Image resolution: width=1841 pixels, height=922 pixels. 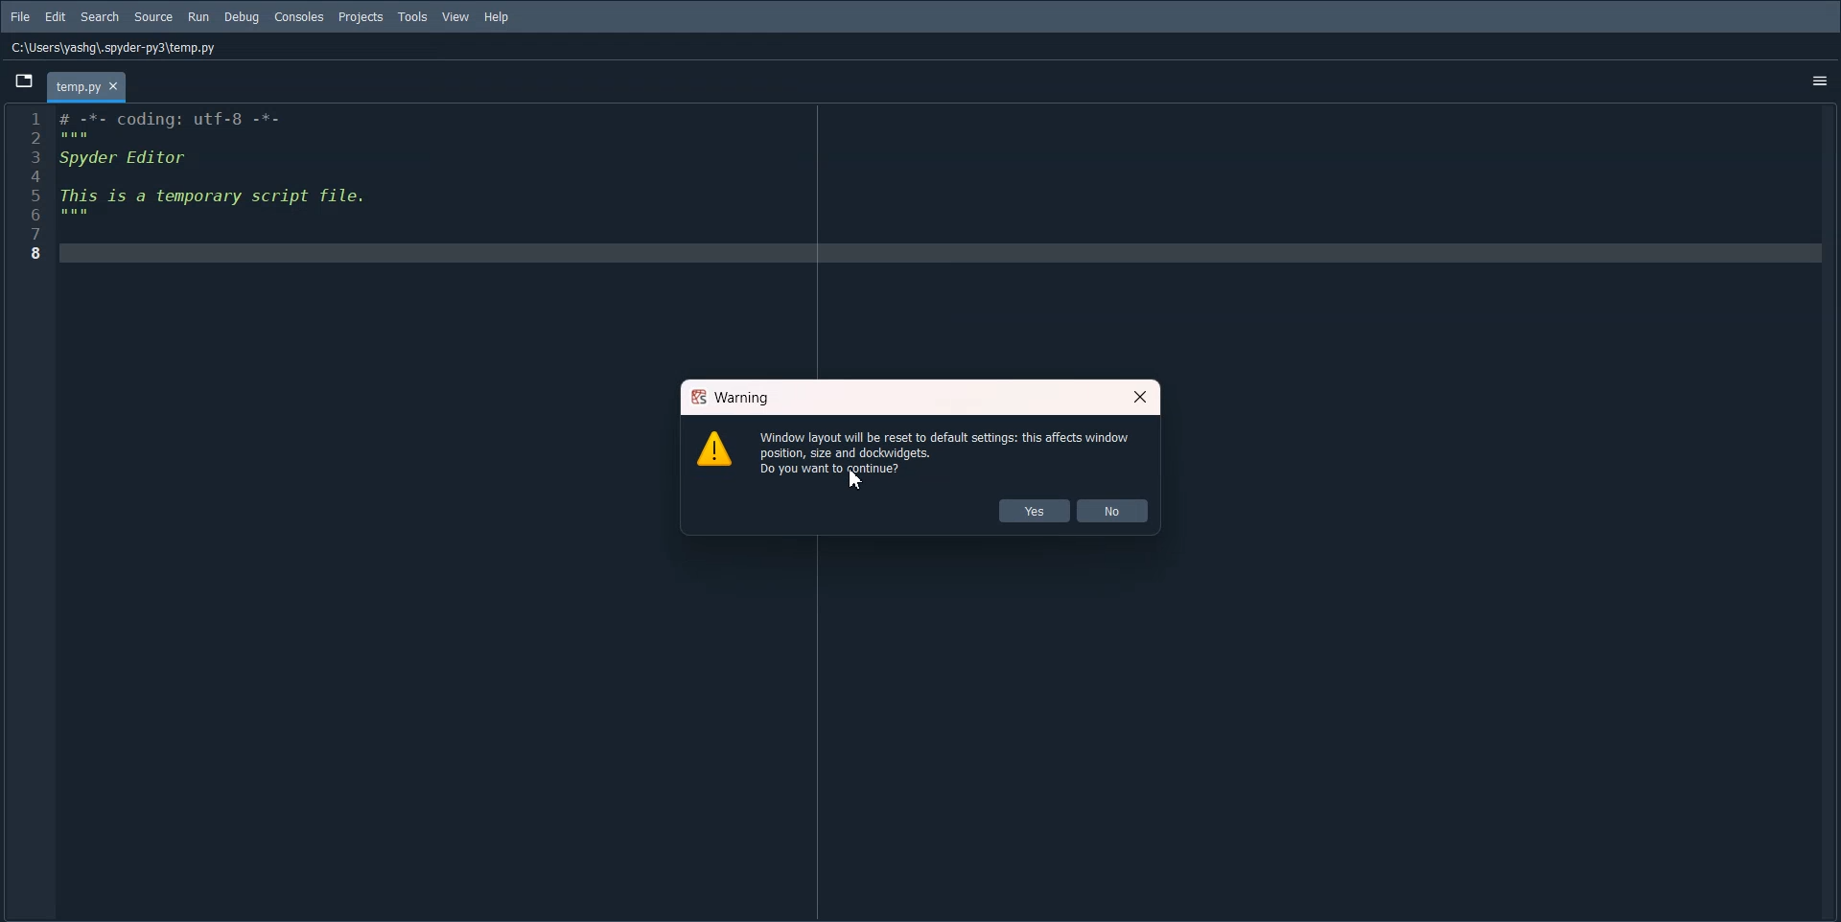 What do you see at coordinates (1819, 81) in the screenshot?
I see `Options` at bounding box center [1819, 81].